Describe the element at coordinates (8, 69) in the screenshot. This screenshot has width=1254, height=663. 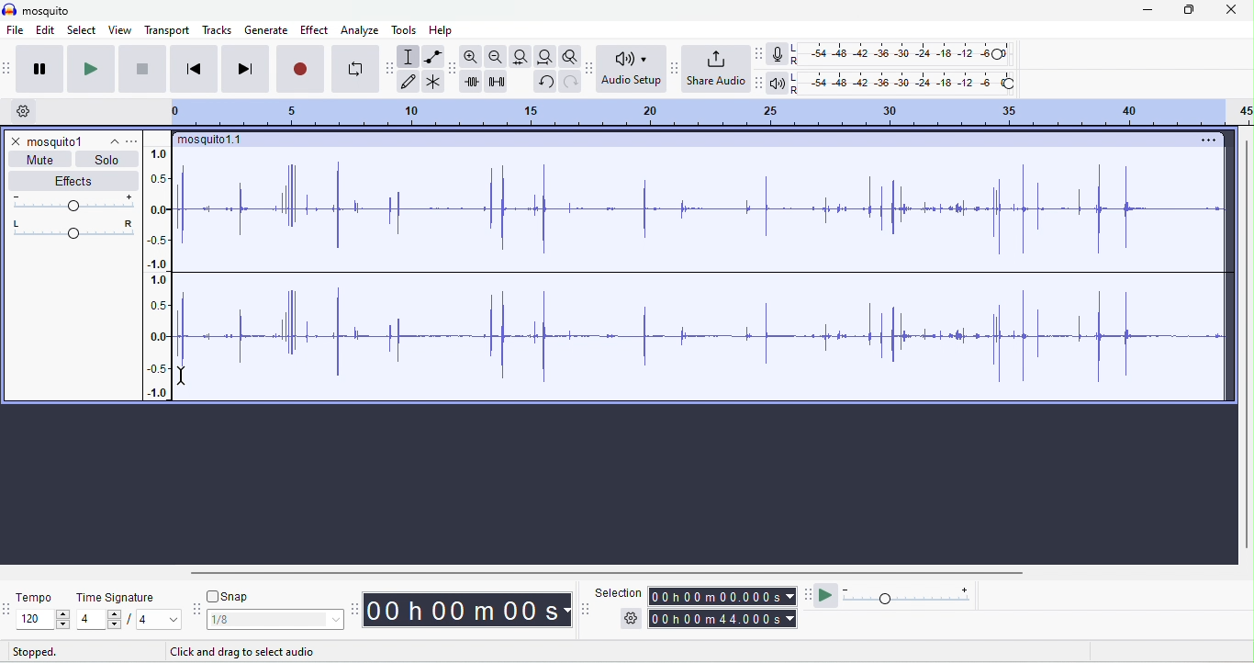
I see `audacity audio transport tool bar` at that location.